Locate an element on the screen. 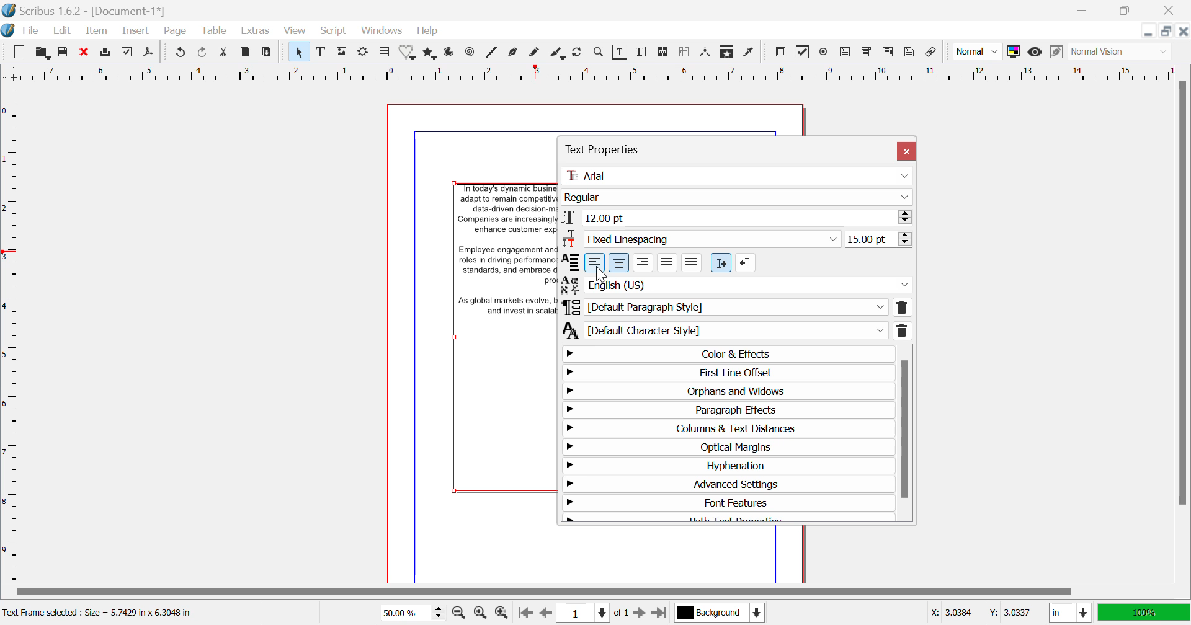  Previous Page is located at coordinates (546, 613).